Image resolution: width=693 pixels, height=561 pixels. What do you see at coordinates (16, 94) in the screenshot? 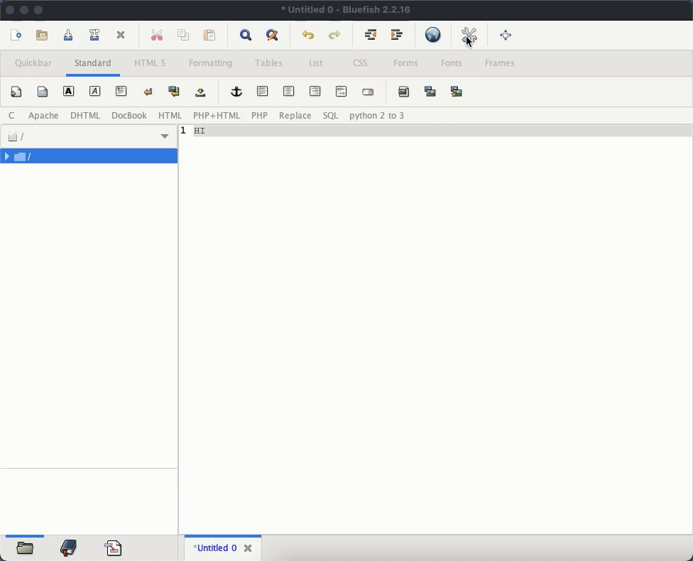
I see `Quickstart` at bounding box center [16, 94].